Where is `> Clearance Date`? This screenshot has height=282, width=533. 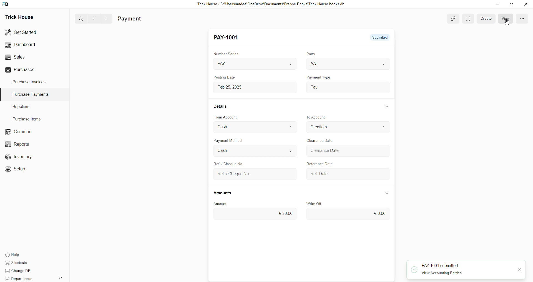
> Clearance Date is located at coordinates (335, 150).